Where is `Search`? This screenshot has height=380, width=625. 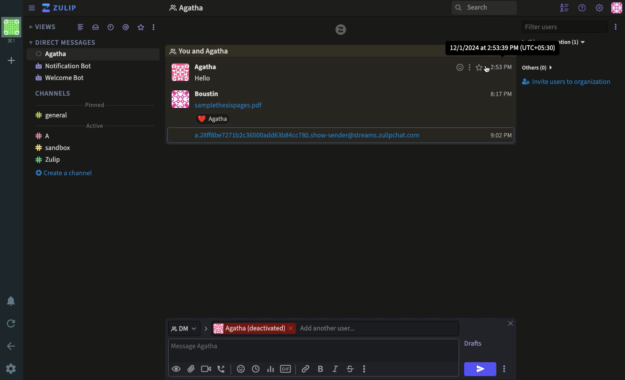
Search is located at coordinates (483, 9).